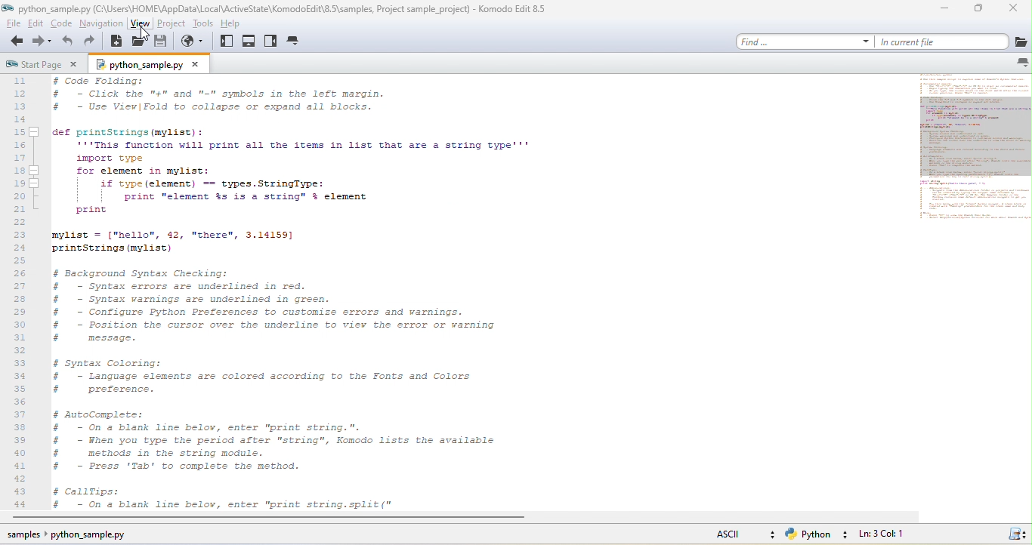 This screenshot has width=1032, height=545. What do you see at coordinates (1020, 535) in the screenshot?
I see `icon` at bounding box center [1020, 535].